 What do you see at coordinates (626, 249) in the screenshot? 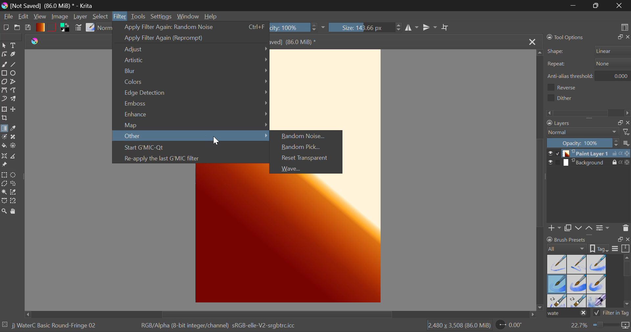
I see `scale` at bounding box center [626, 249].